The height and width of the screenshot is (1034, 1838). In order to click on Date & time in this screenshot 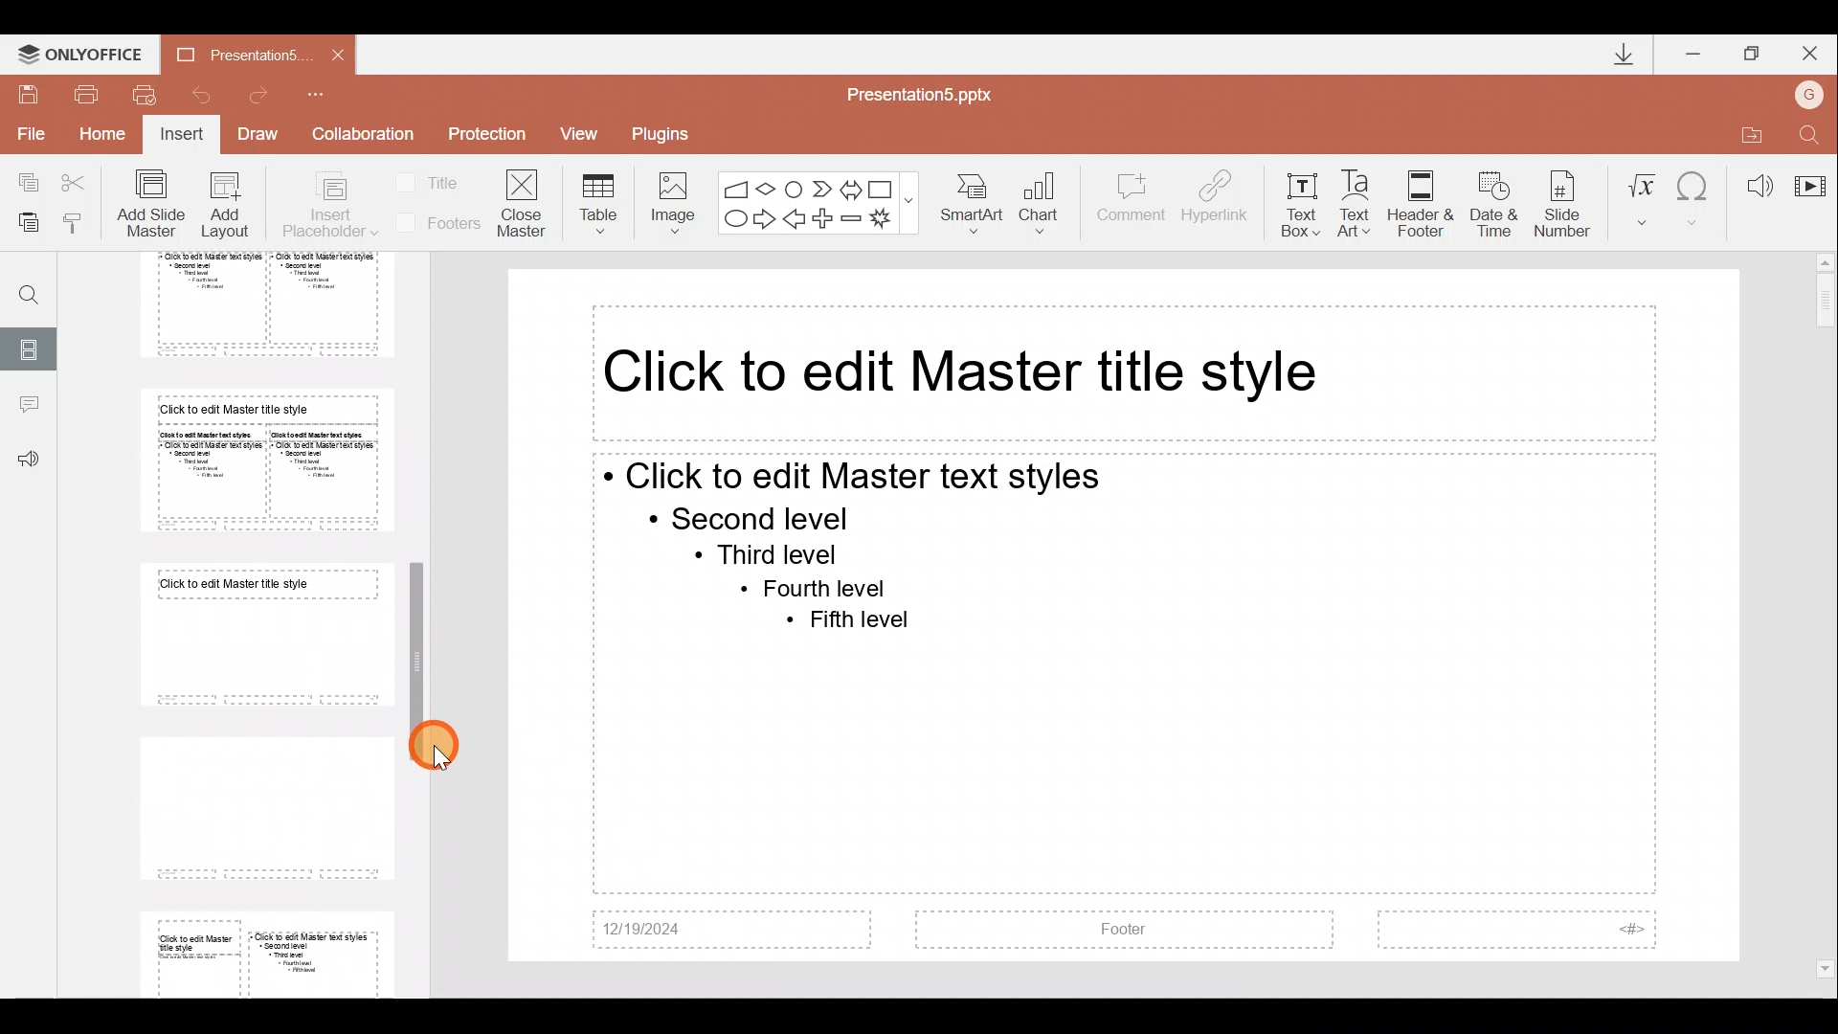, I will do `click(1490, 200)`.